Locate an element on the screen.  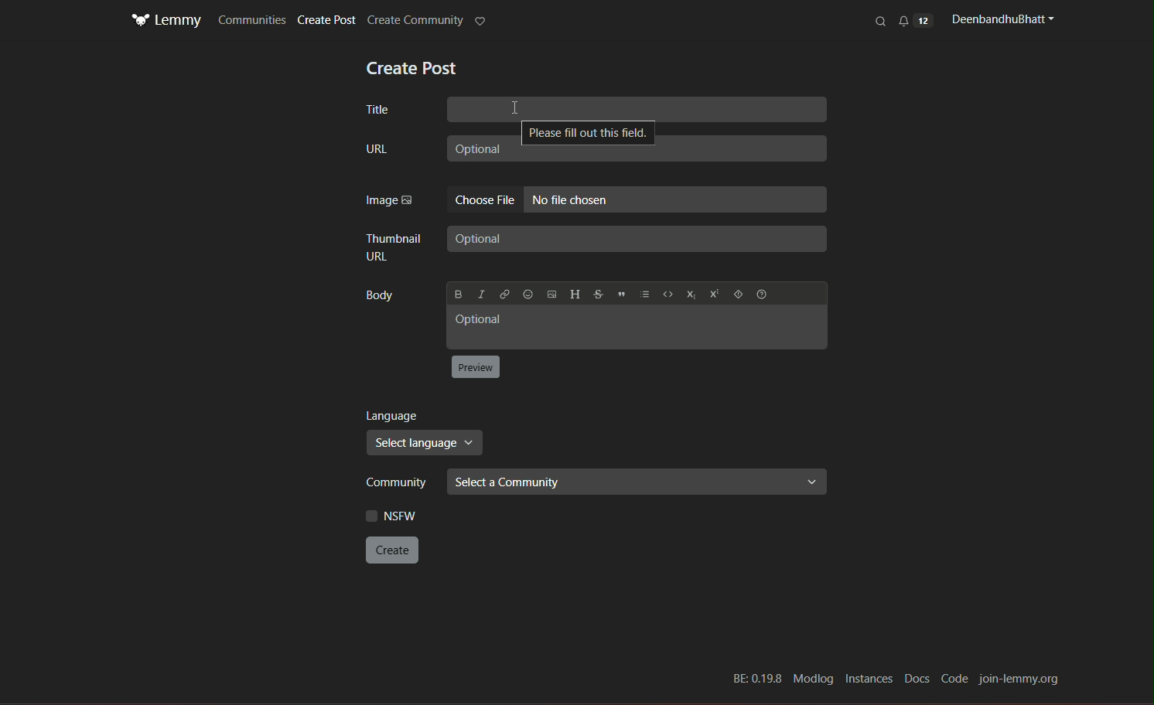
URL is located at coordinates (376, 150).